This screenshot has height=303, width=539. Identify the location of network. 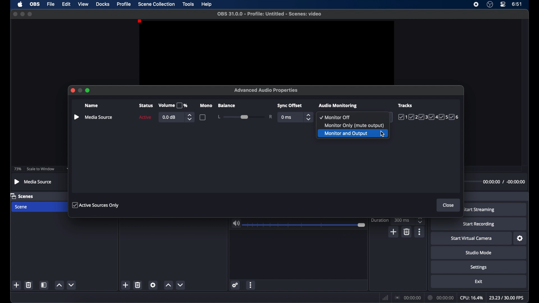
(385, 297).